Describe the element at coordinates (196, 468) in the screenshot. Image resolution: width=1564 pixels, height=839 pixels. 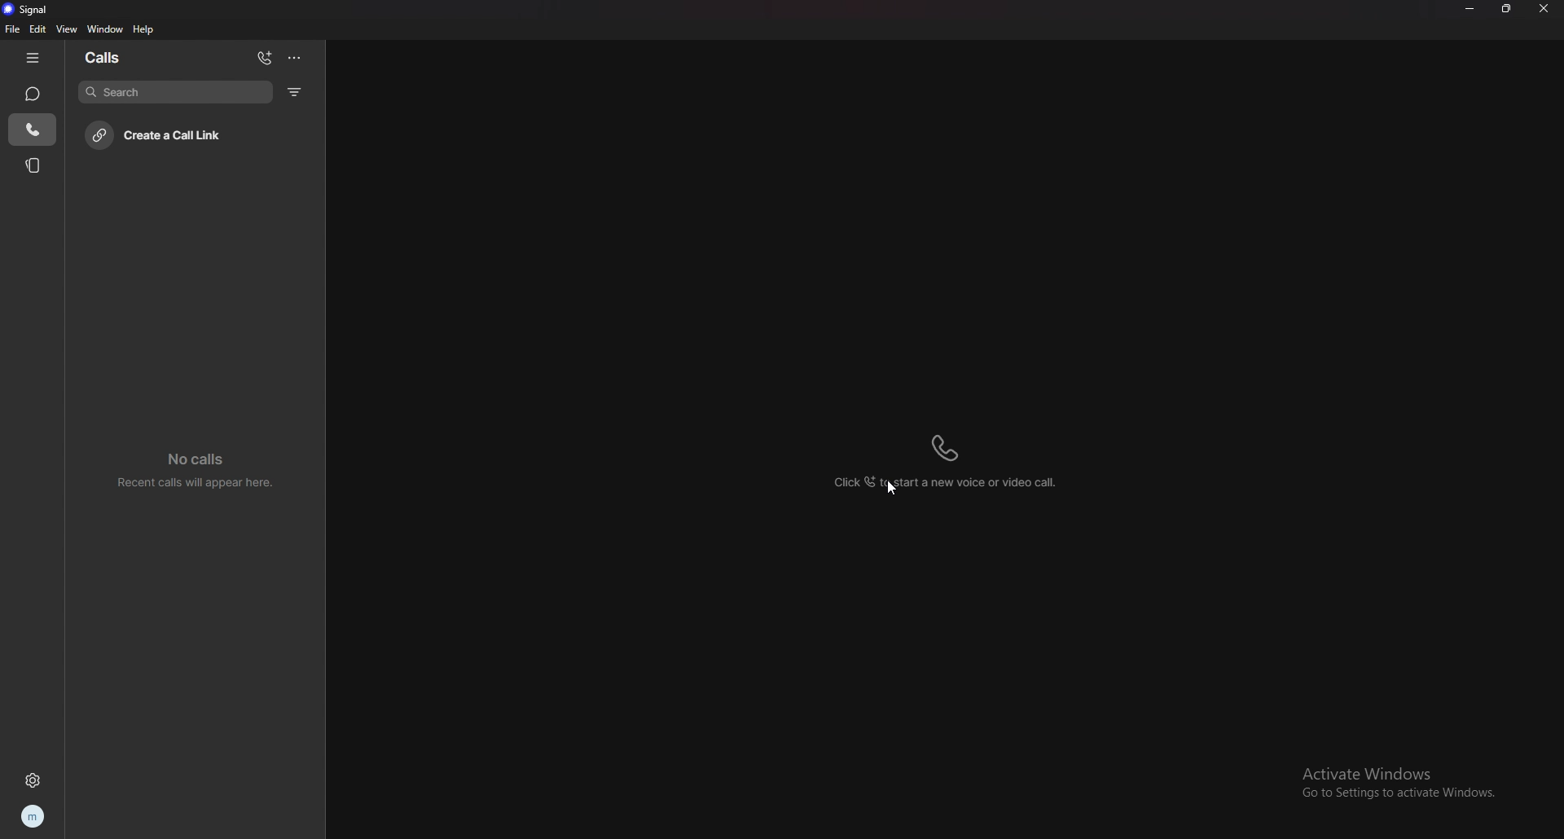
I see `no calls recent calls will appear here` at that location.